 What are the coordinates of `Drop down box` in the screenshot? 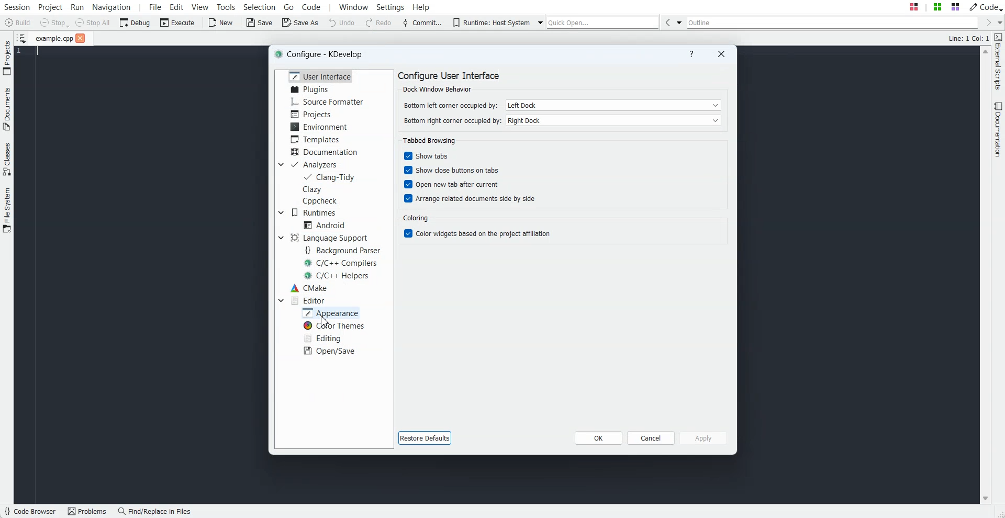 It's located at (281, 212).